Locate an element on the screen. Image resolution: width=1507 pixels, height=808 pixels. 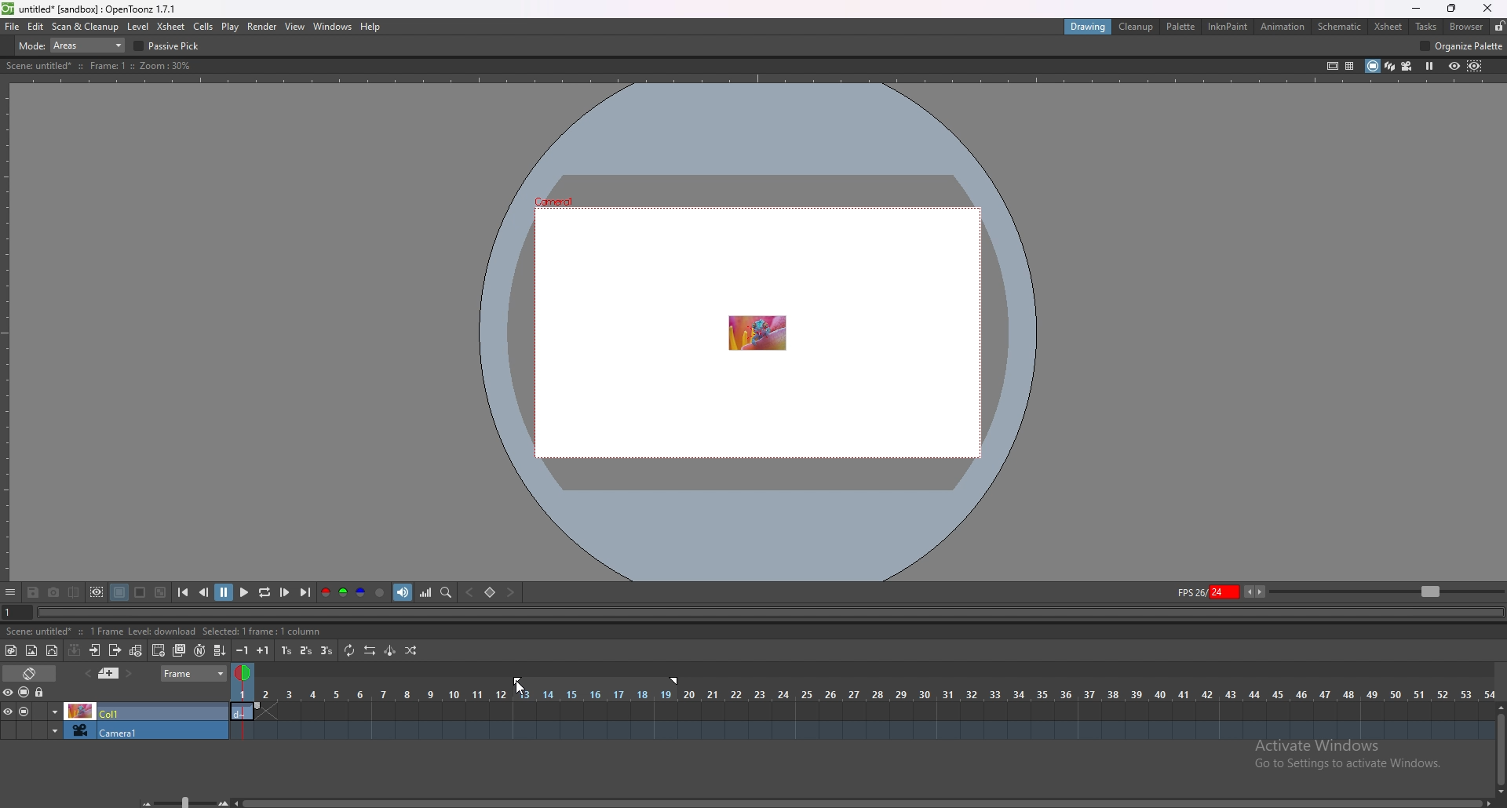
current frame is located at coordinates (13, 615).